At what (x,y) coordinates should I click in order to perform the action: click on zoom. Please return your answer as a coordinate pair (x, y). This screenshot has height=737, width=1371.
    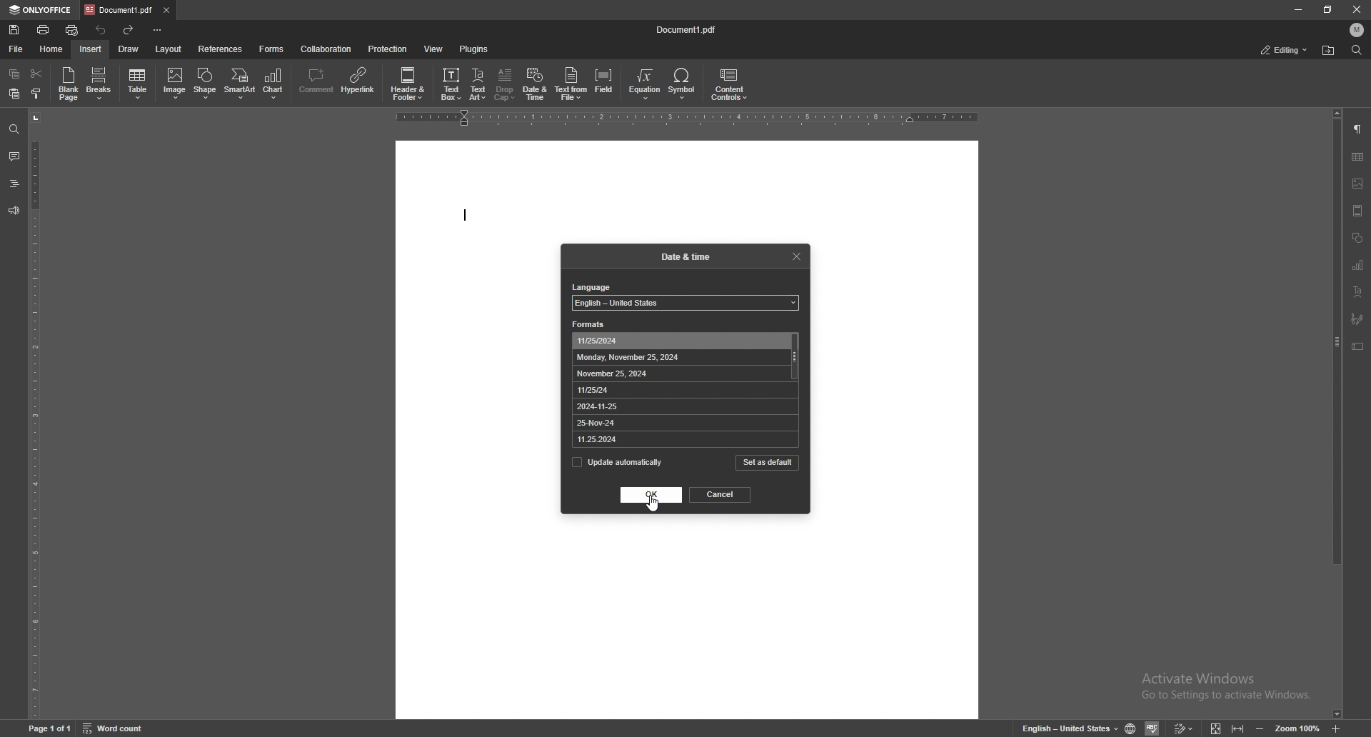
    Looking at the image, I should click on (1297, 727).